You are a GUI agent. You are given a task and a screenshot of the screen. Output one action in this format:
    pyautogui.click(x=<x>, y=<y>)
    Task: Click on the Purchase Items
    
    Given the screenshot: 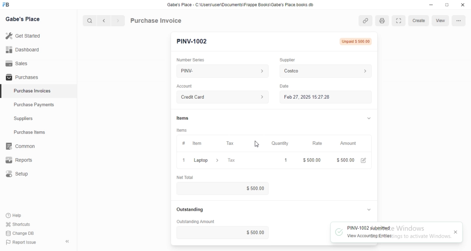 What is the action you would take?
    pyautogui.click(x=39, y=132)
    